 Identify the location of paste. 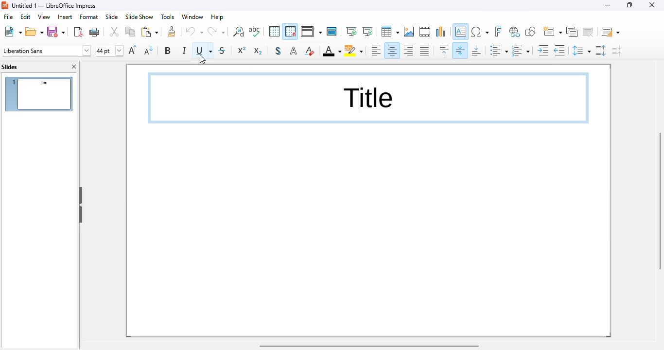
(150, 32).